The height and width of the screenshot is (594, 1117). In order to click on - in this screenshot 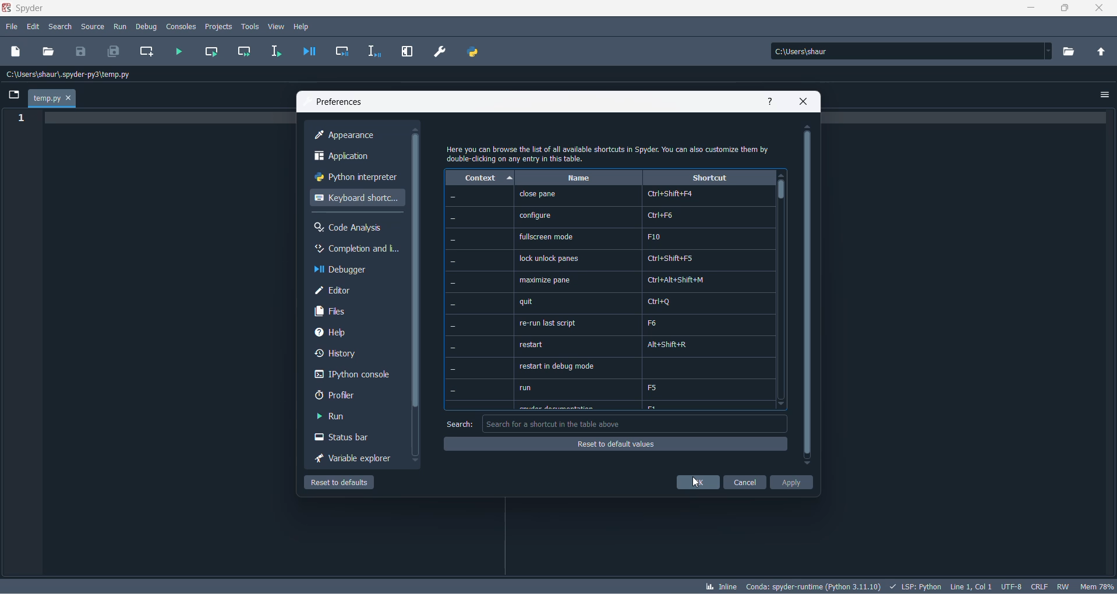, I will do `click(453, 303)`.